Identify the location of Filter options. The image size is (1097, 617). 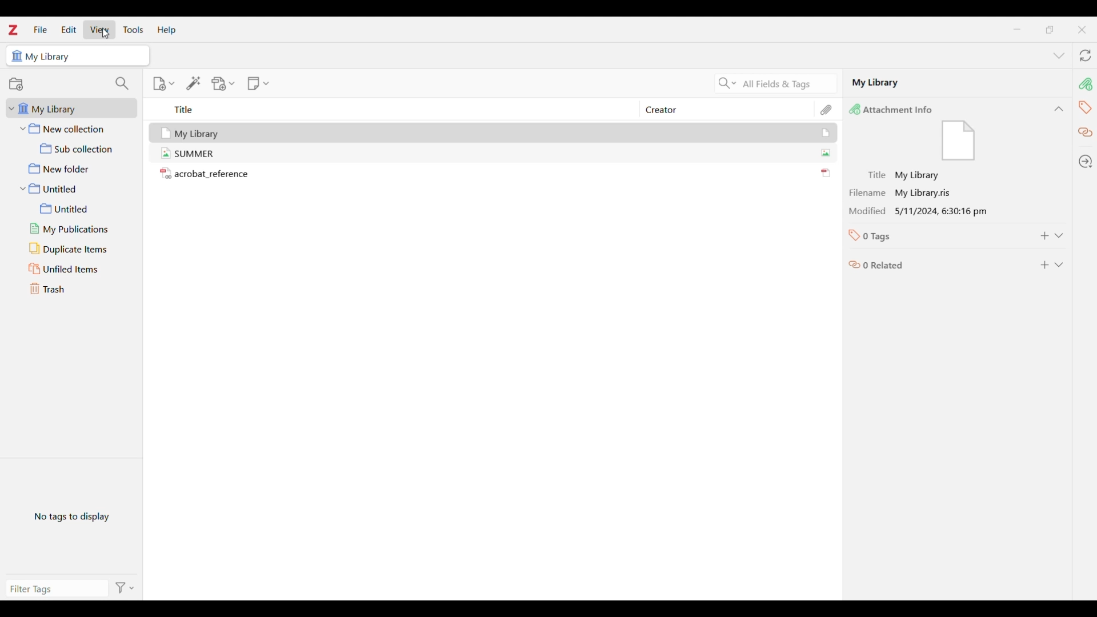
(124, 587).